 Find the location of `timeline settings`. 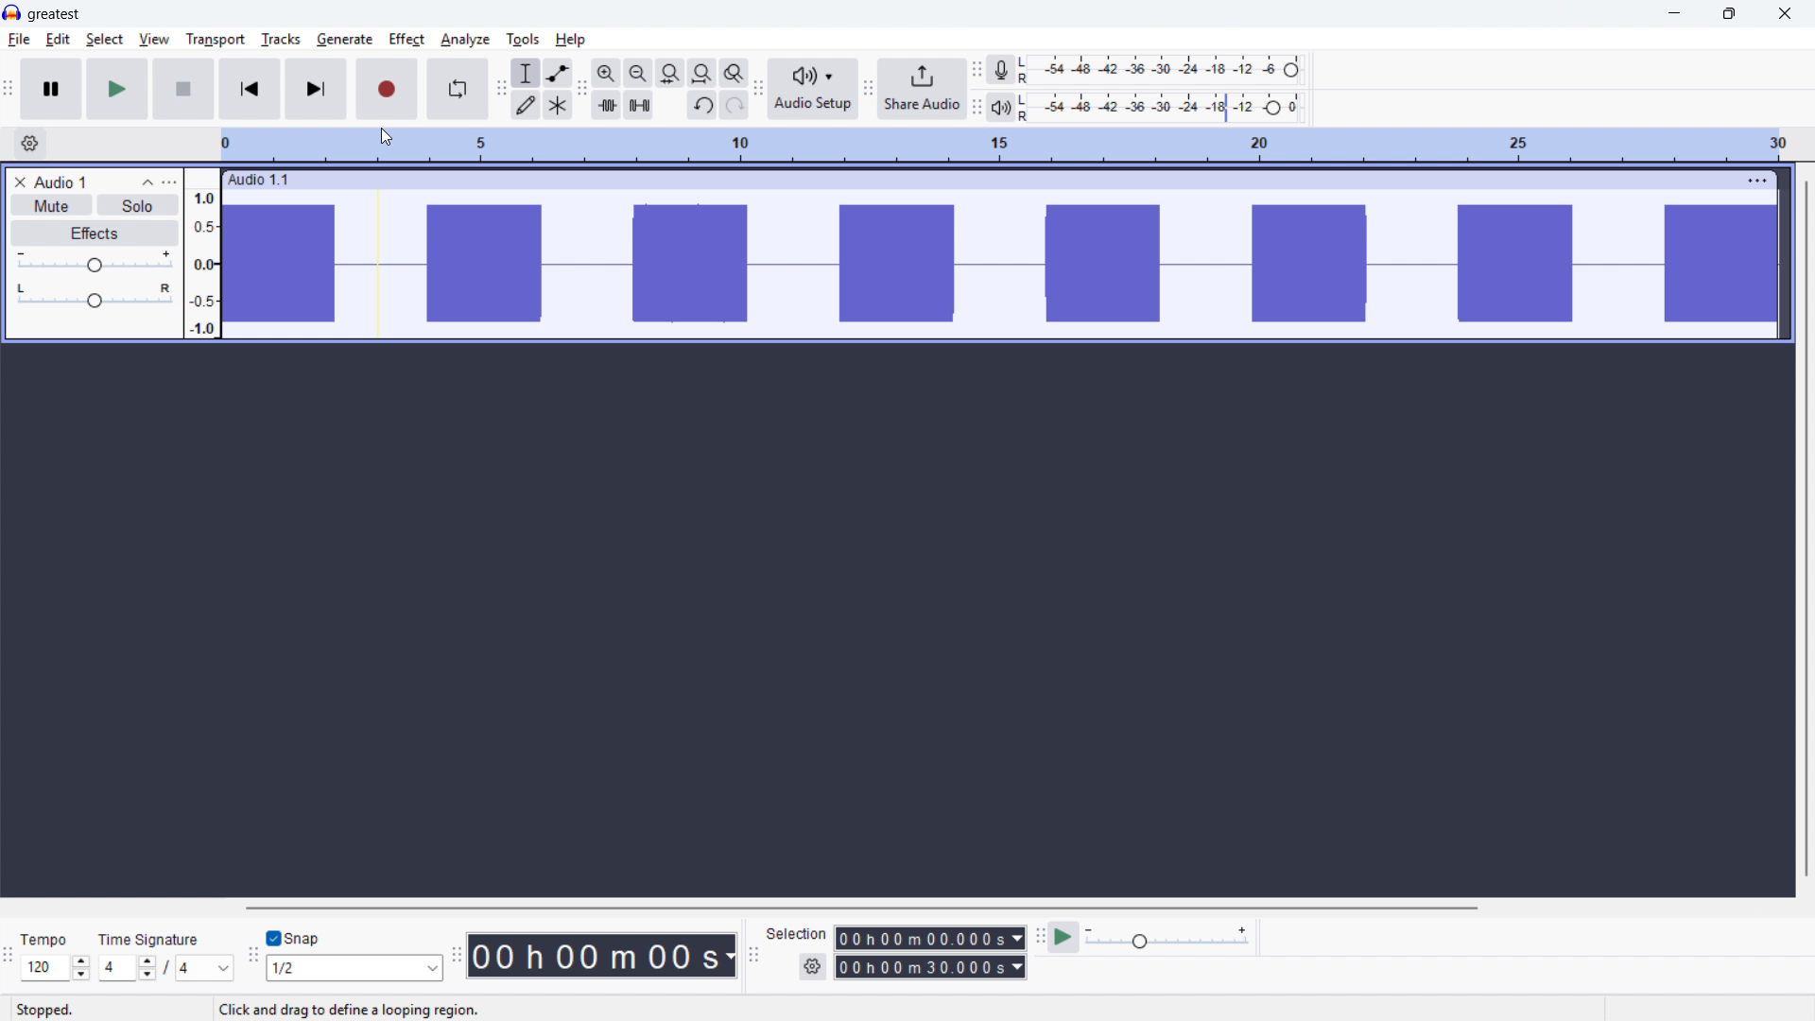

timeline settings is located at coordinates (30, 145).